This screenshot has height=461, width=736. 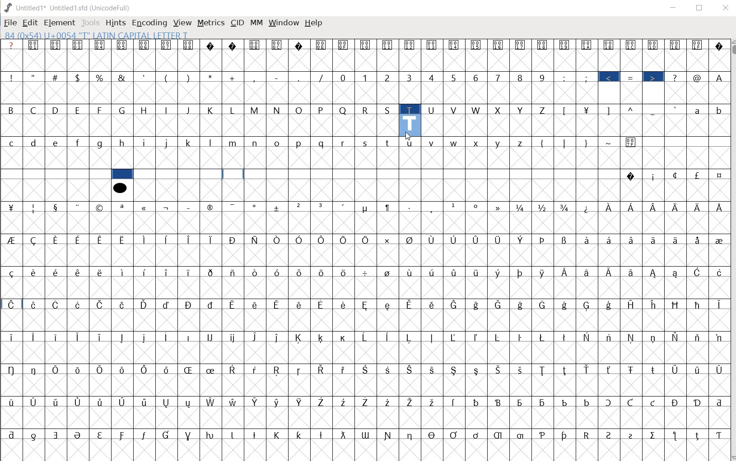 I want to click on u, so click(x=410, y=142).